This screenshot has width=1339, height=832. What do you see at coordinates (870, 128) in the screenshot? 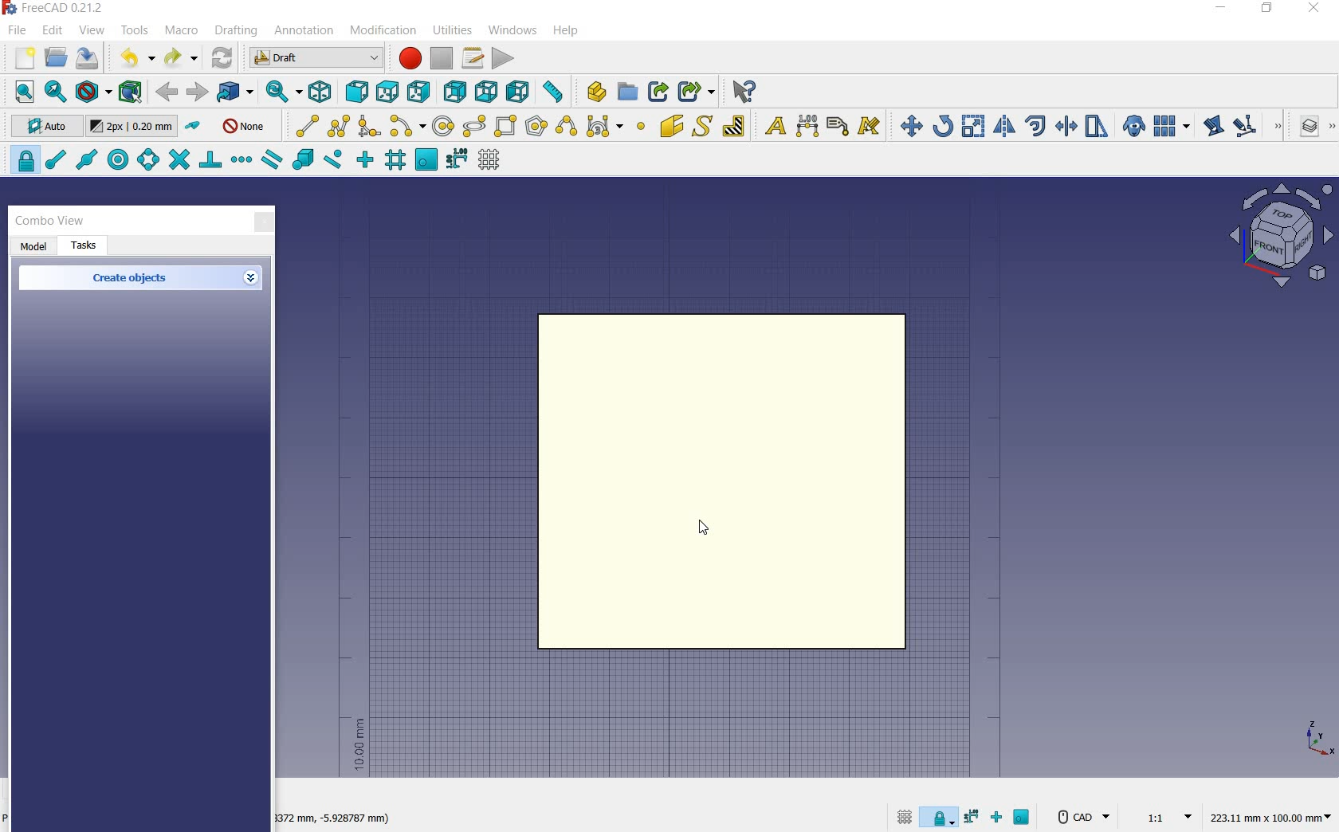
I see `annotation styles` at bounding box center [870, 128].